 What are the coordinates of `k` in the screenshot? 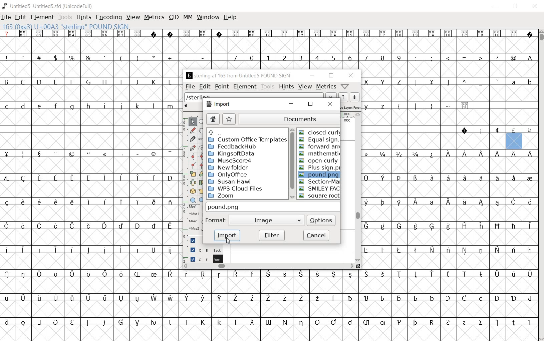 It's located at (137, 106).